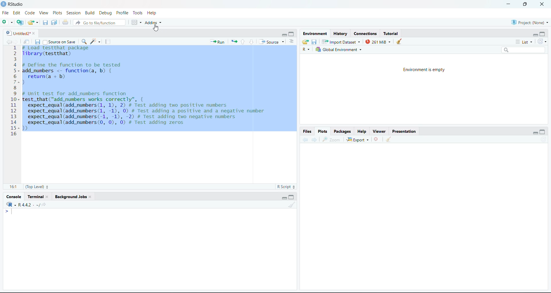 This screenshot has width=551, height=293. Describe the element at coordinates (33, 187) in the screenshot. I see `(Top Level)` at that location.